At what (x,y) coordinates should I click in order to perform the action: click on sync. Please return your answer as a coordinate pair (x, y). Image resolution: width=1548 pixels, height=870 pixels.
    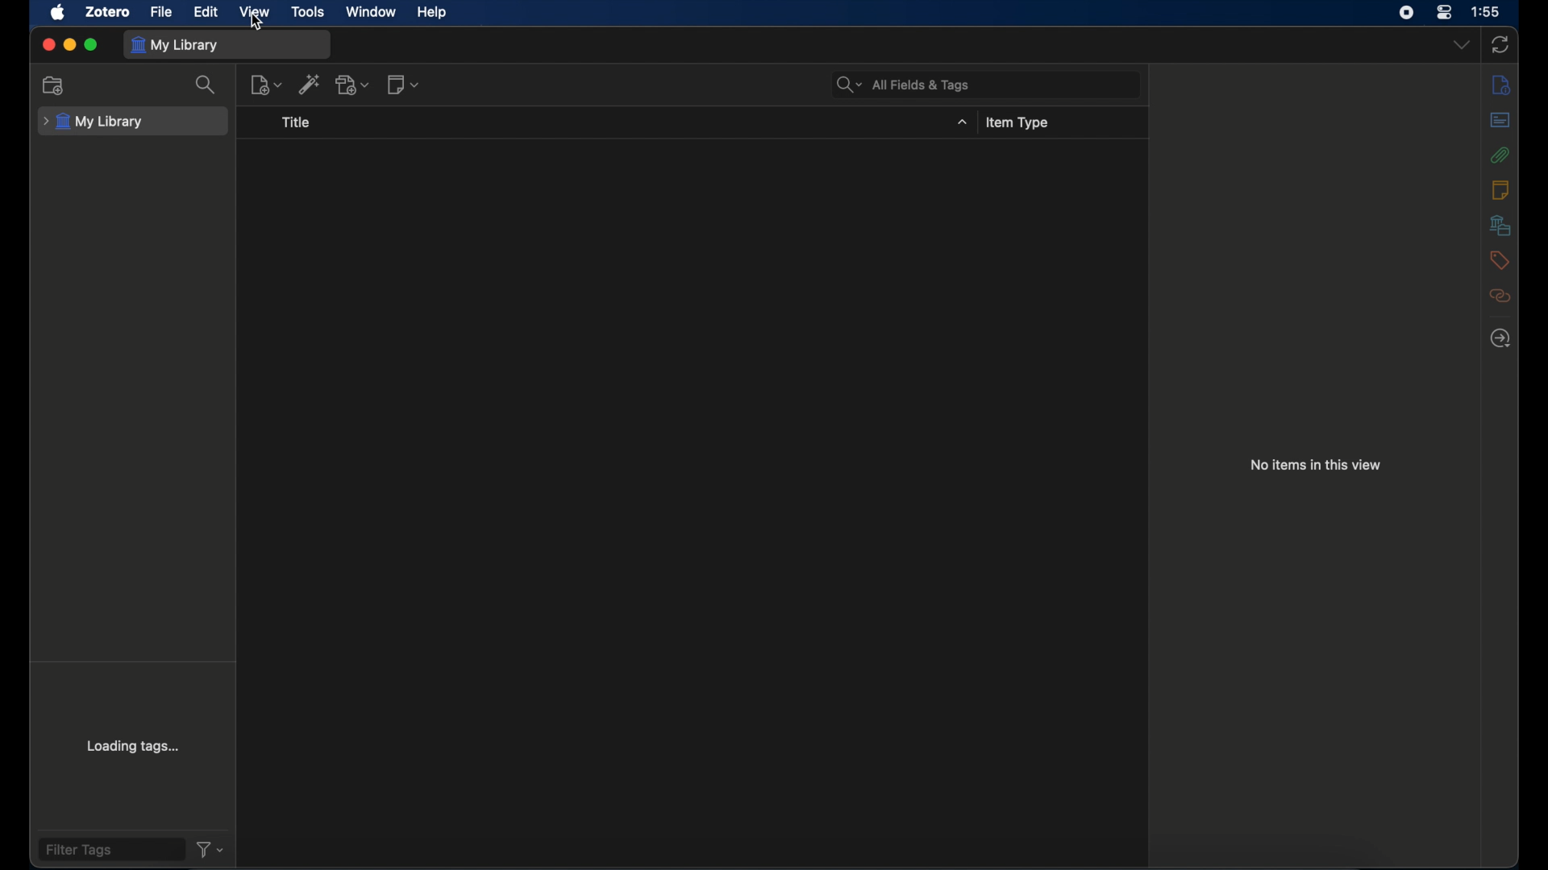
    Looking at the image, I should click on (1500, 43).